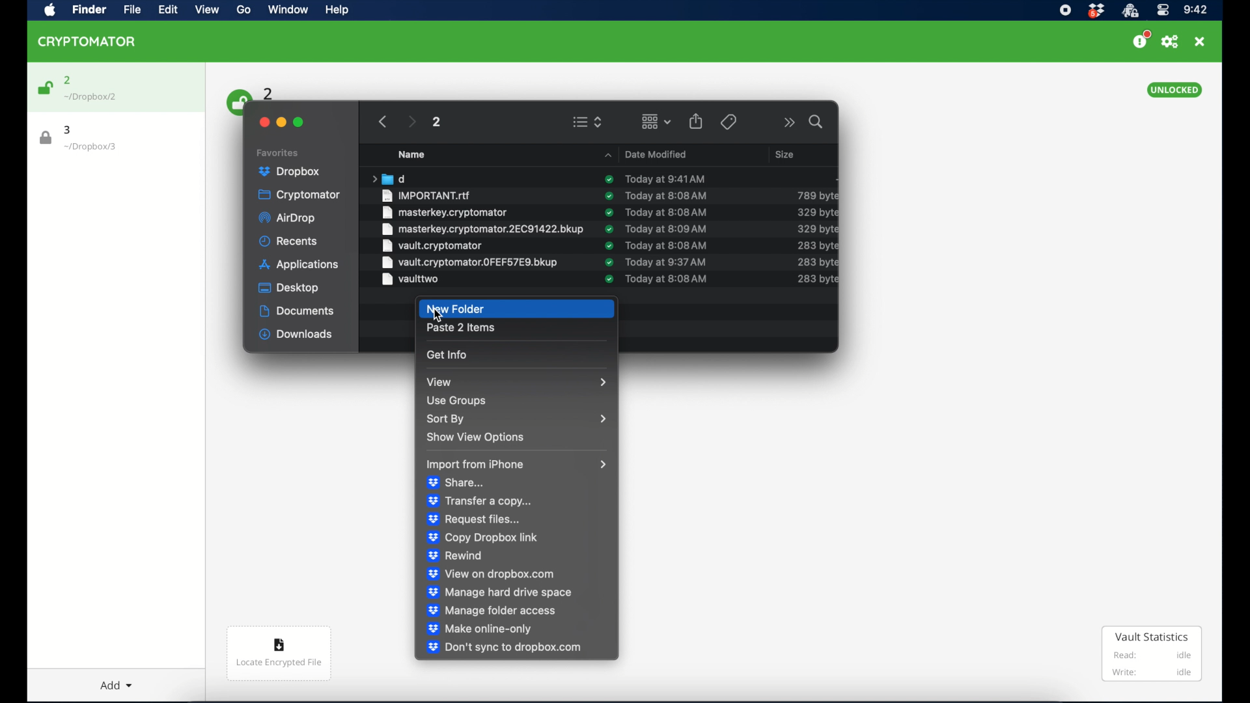 The width and height of the screenshot is (1250, 703). I want to click on request files, so click(473, 519).